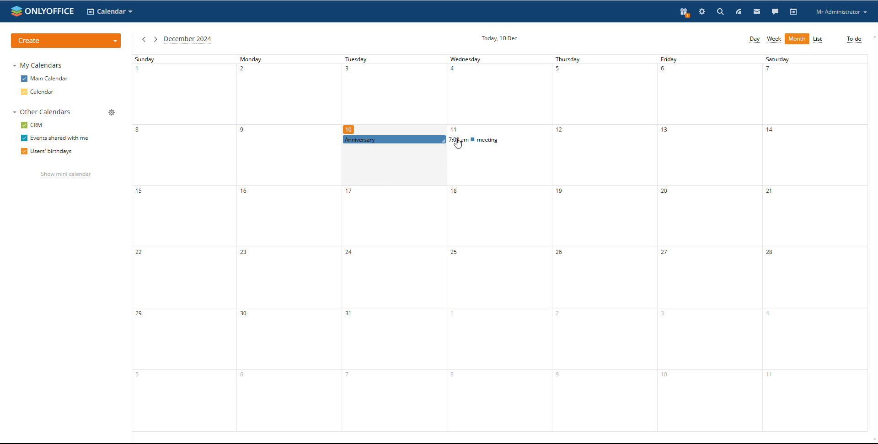  Describe the element at coordinates (818, 39) in the screenshot. I see `list view` at that location.